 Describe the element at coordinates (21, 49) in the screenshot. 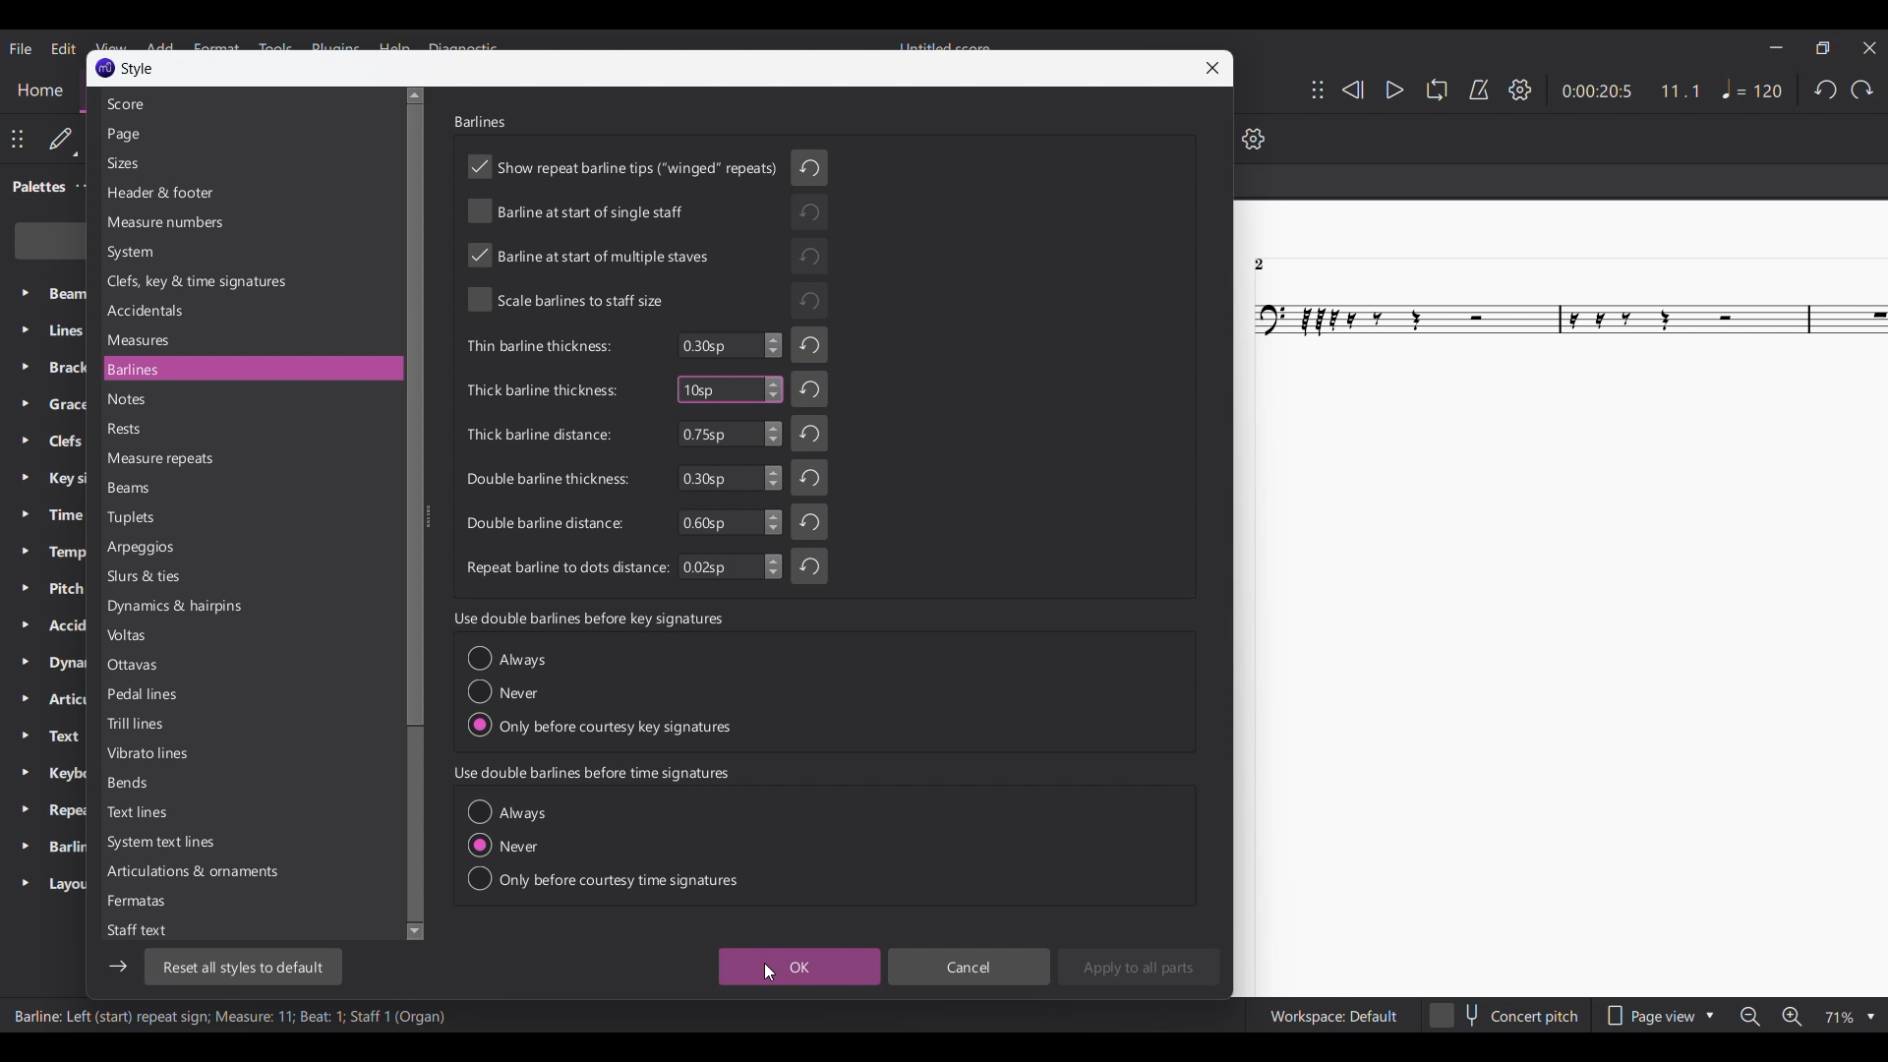

I see `File menu` at that location.